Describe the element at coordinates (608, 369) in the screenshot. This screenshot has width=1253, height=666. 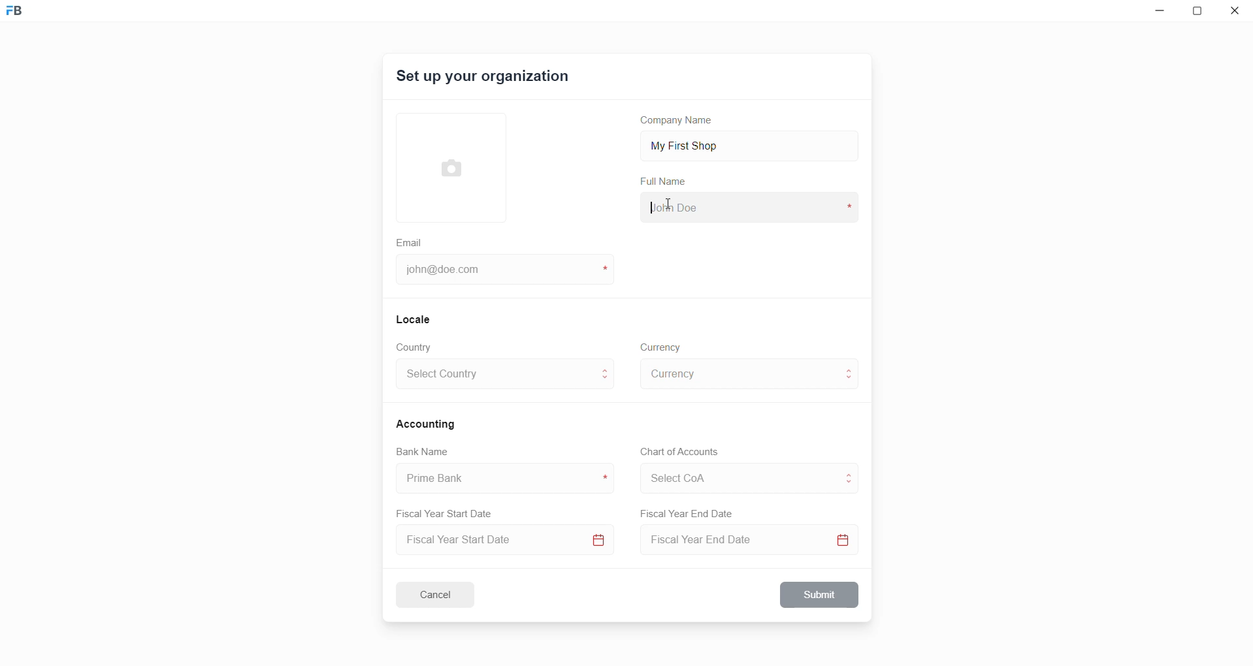
I see `move to above country` at that location.